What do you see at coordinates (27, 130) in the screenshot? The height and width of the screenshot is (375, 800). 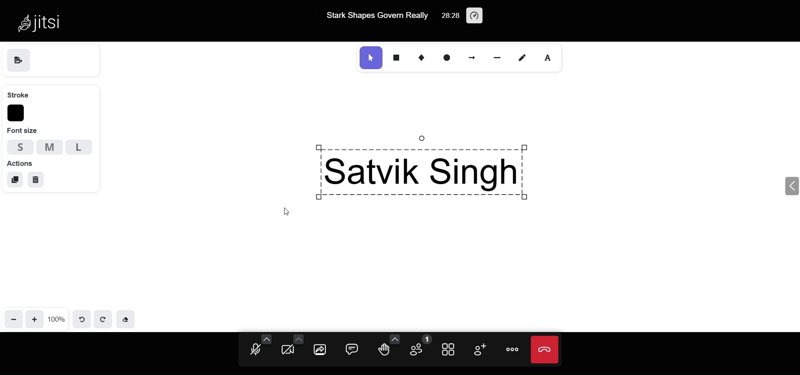 I see `font size` at bounding box center [27, 130].